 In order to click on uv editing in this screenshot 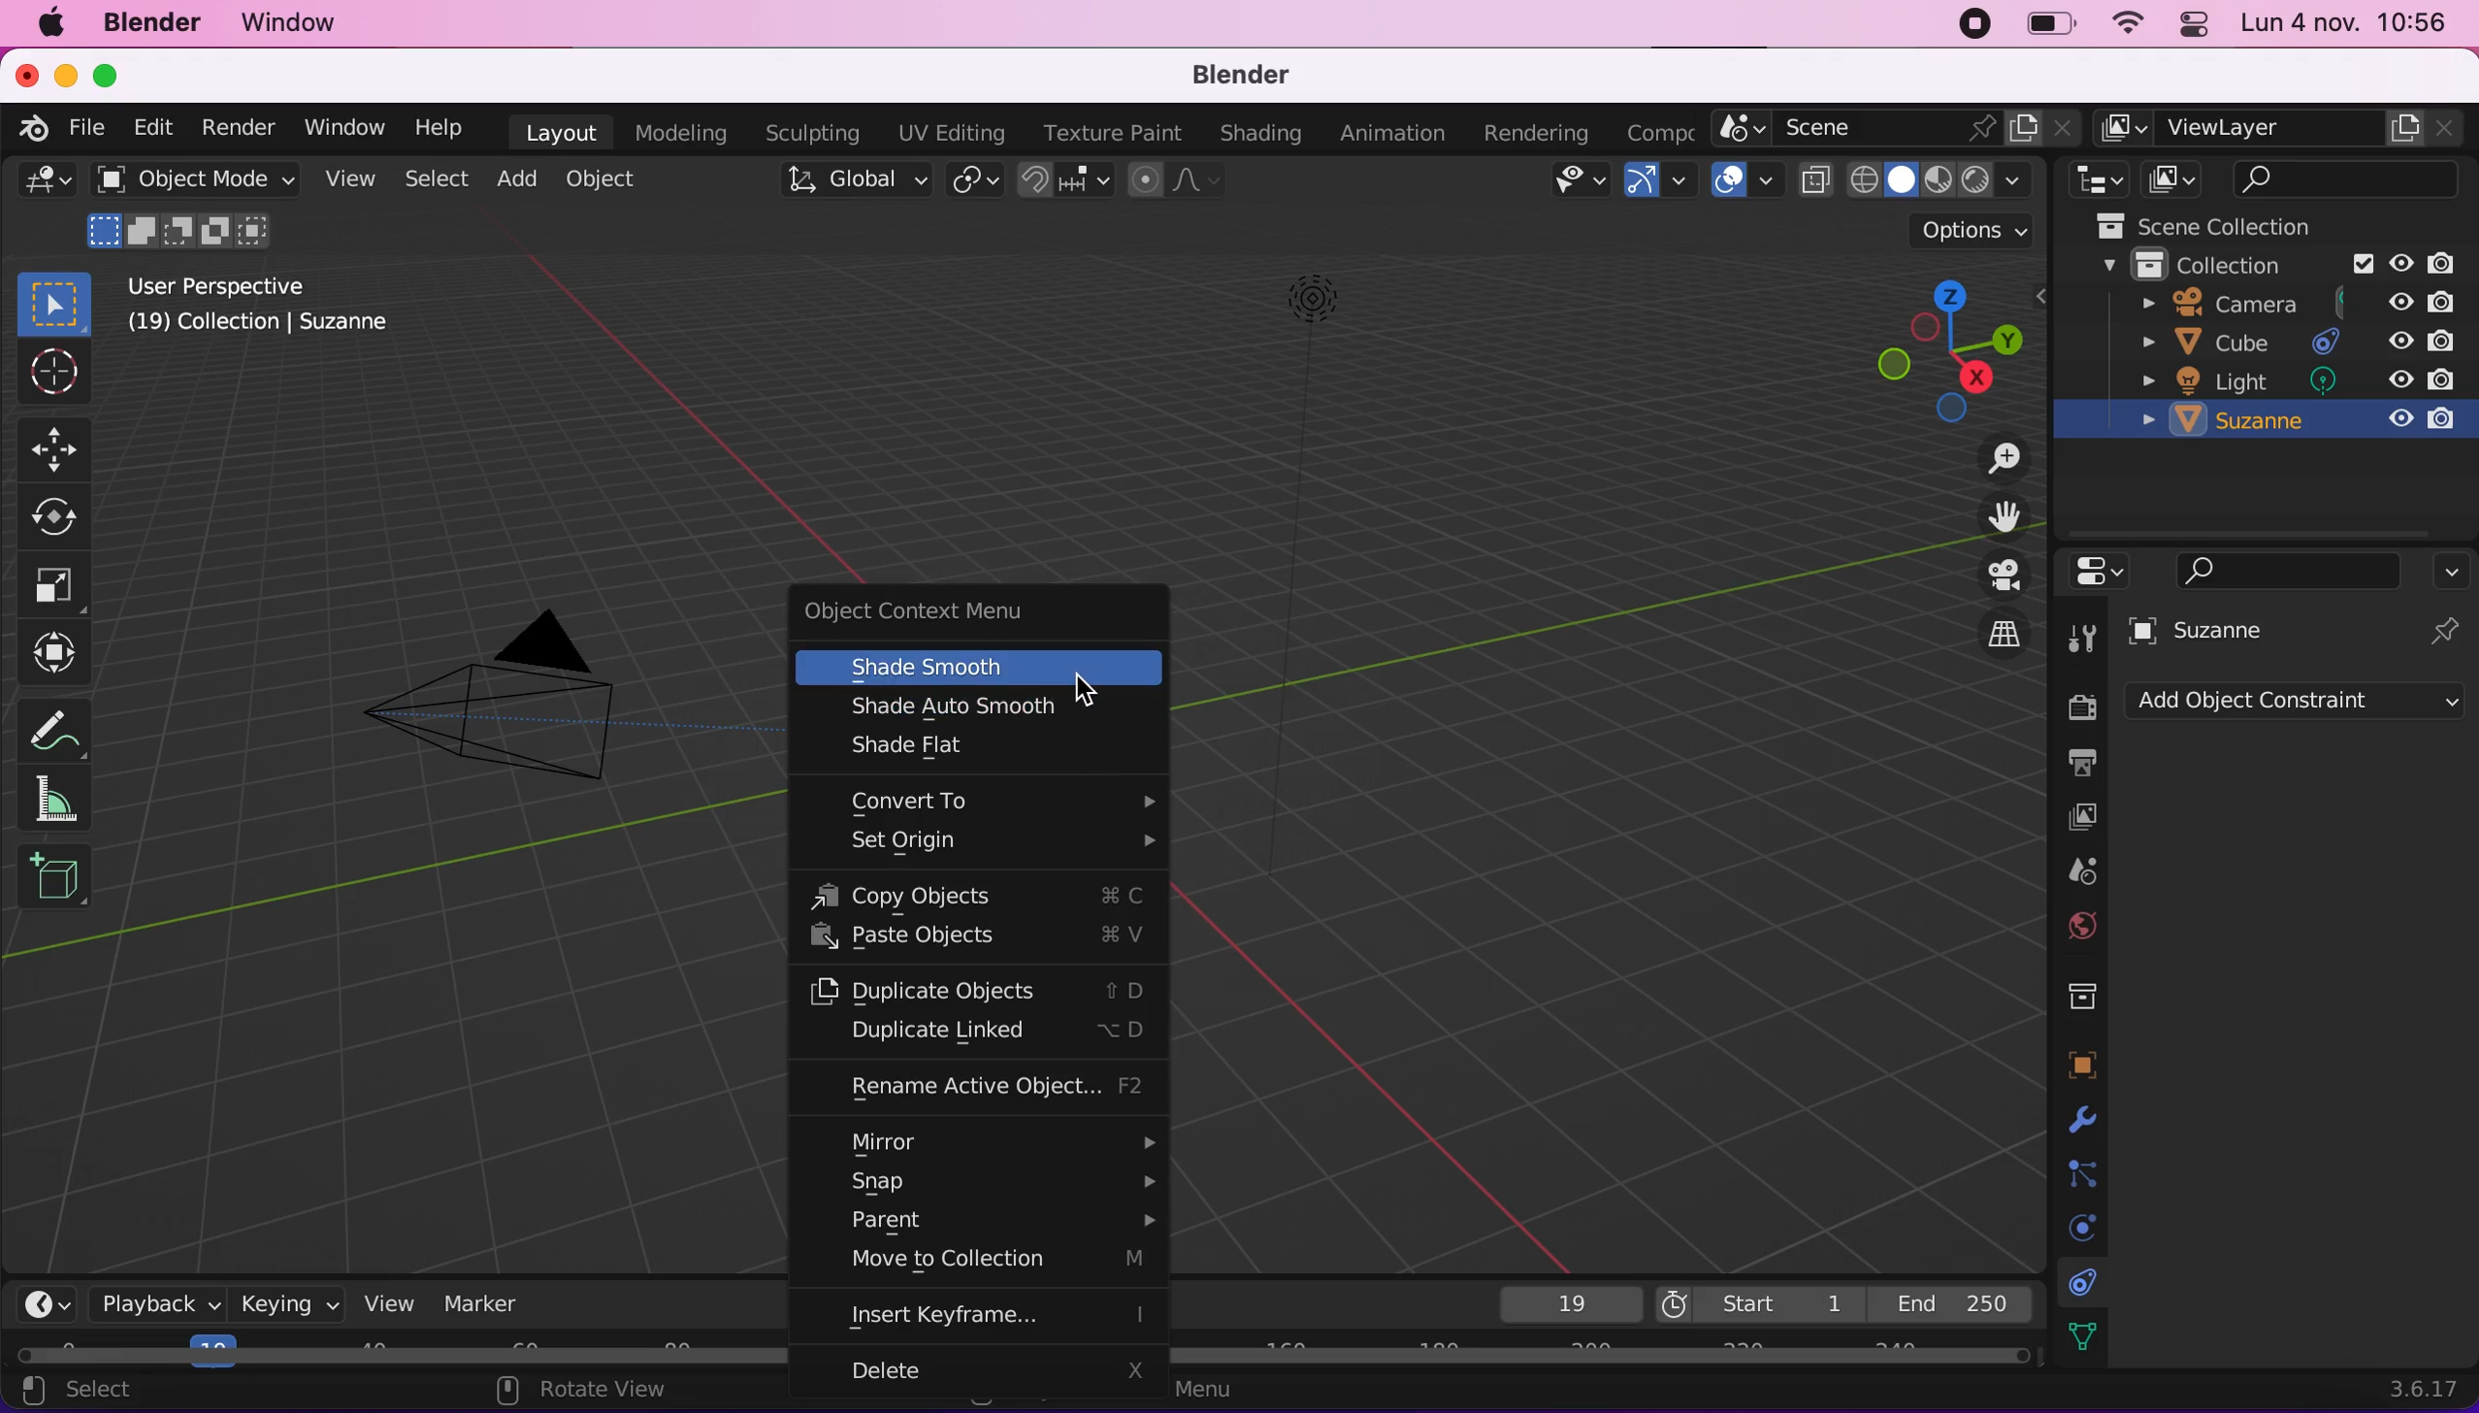, I will do `click(951, 132)`.